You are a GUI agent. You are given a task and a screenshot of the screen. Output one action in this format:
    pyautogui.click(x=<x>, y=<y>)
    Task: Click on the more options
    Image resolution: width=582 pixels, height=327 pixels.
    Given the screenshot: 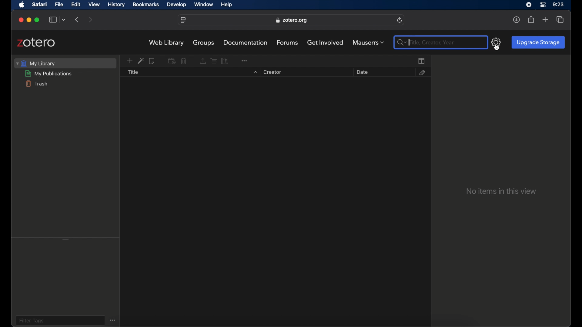 What is the action you would take?
    pyautogui.click(x=244, y=60)
    